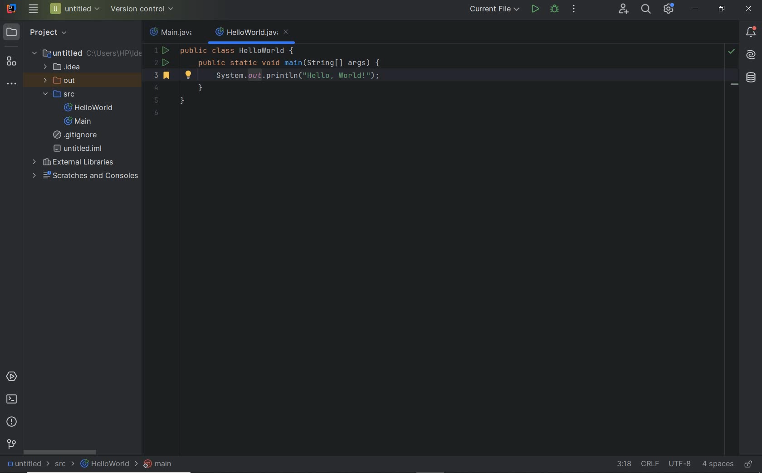 This screenshot has width=762, height=473. What do you see at coordinates (78, 135) in the screenshot?
I see `.gitignore` at bounding box center [78, 135].